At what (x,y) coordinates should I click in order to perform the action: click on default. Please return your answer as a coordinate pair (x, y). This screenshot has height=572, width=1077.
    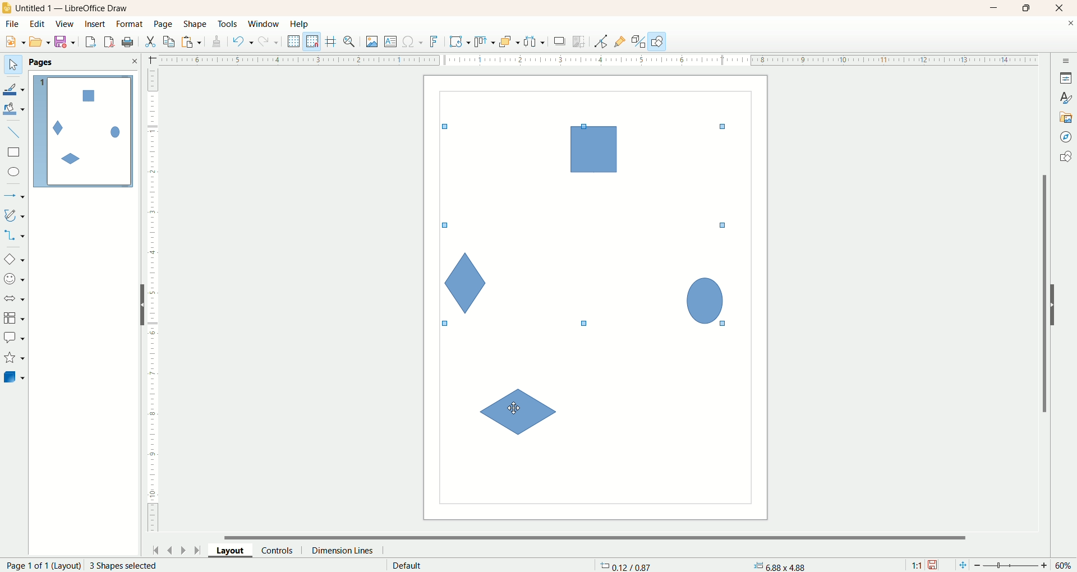
    Looking at the image, I should click on (408, 565).